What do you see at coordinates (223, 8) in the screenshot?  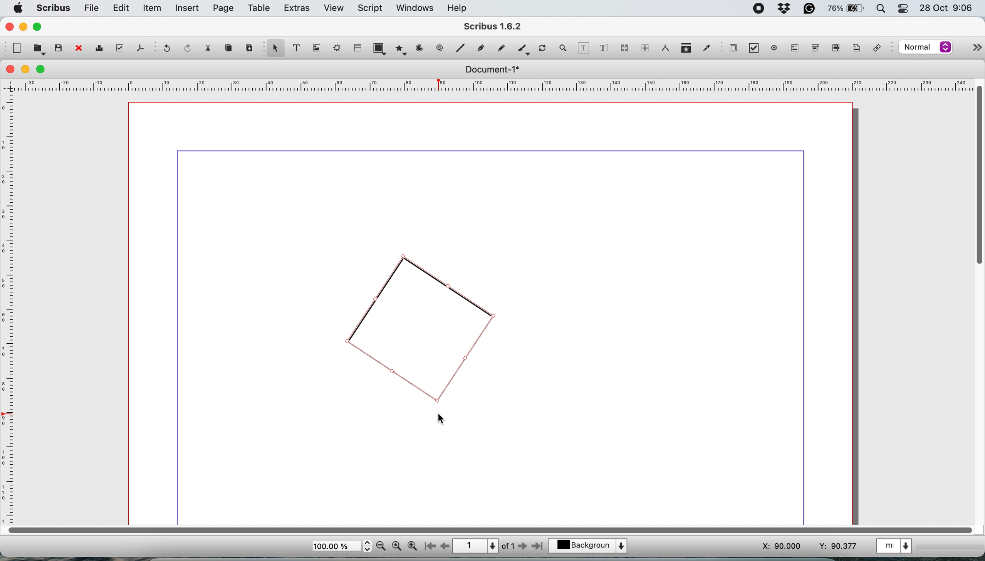 I see `page` at bounding box center [223, 8].